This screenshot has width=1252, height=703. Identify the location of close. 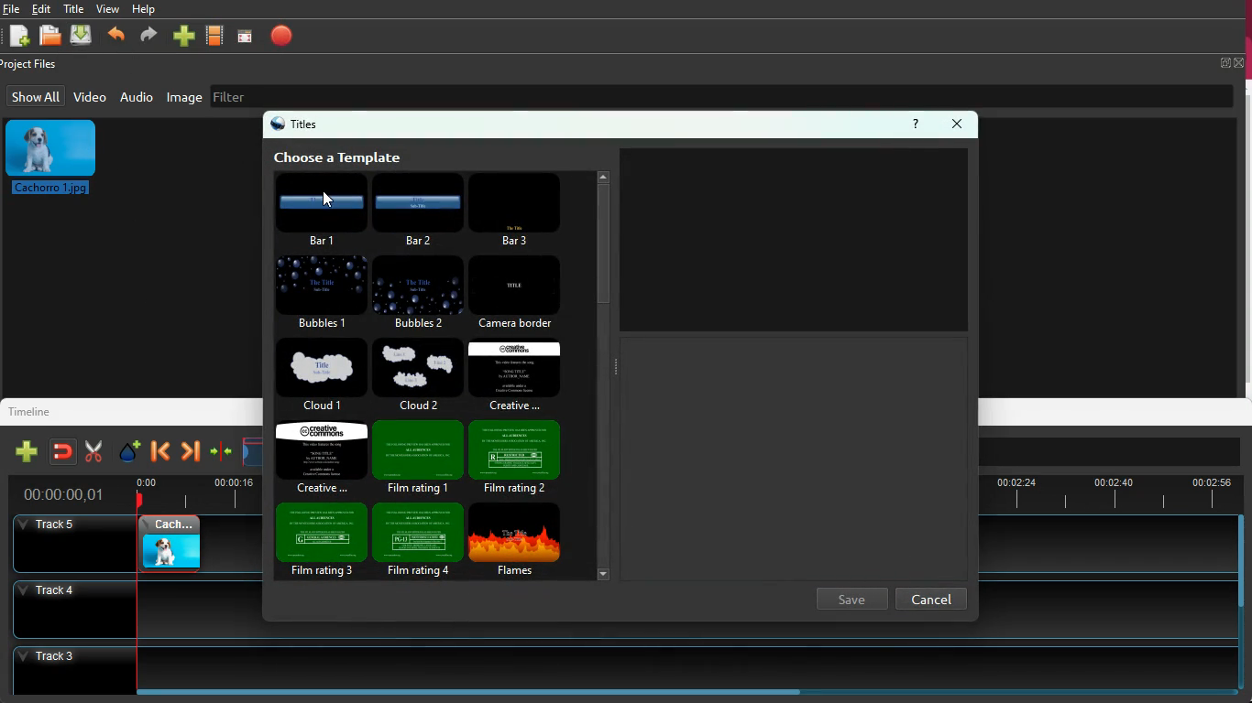
(959, 124).